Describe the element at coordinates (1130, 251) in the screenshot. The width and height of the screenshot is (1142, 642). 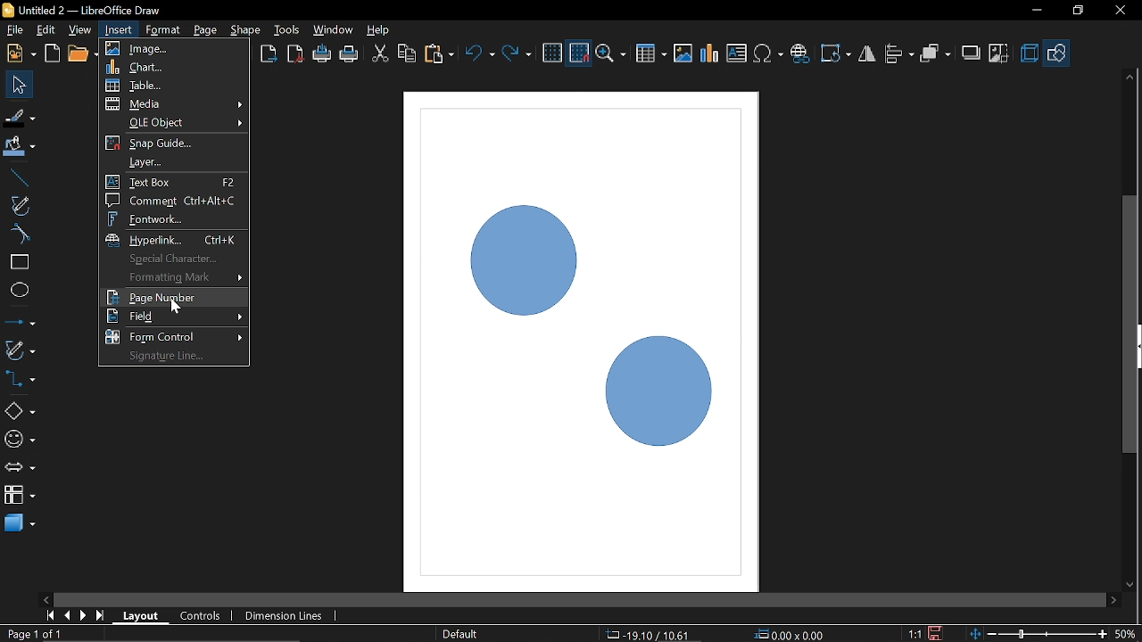
I see `vertical scrollbar` at that location.